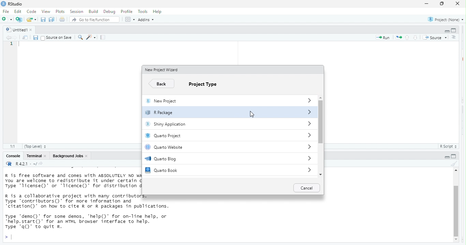  Describe the element at coordinates (15, 37) in the screenshot. I see `go forward to the next source location` at that location.